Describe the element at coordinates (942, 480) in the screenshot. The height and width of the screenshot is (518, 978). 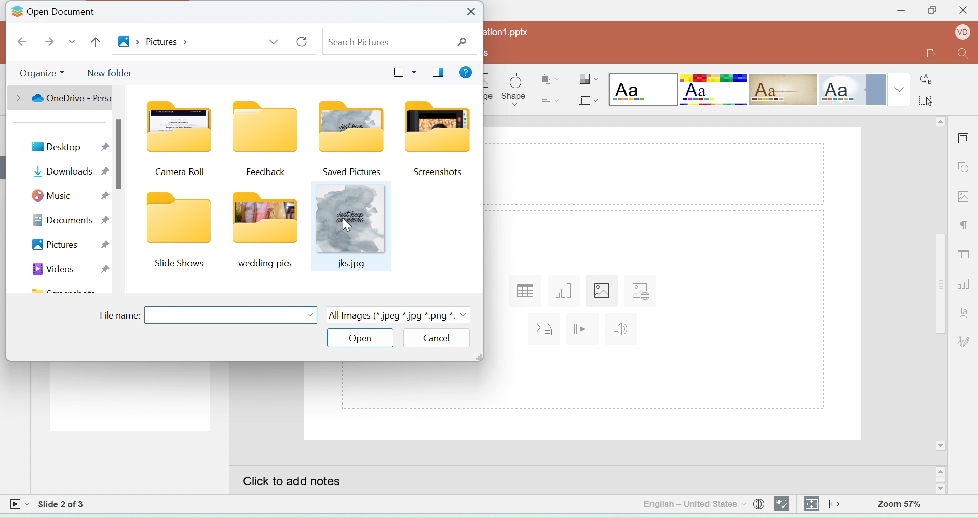
I see `Scroll bar` at that location.